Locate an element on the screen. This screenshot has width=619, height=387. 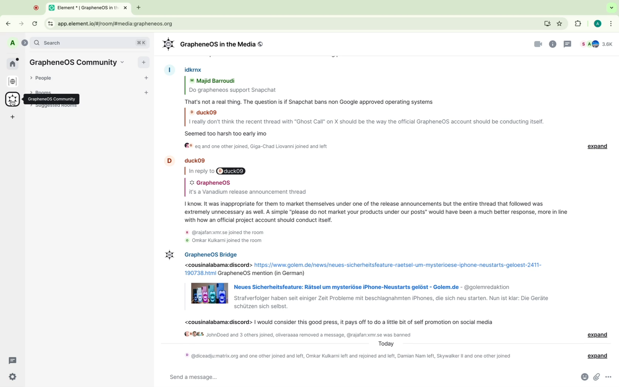
profile picture is located at coordinates (12, 43).